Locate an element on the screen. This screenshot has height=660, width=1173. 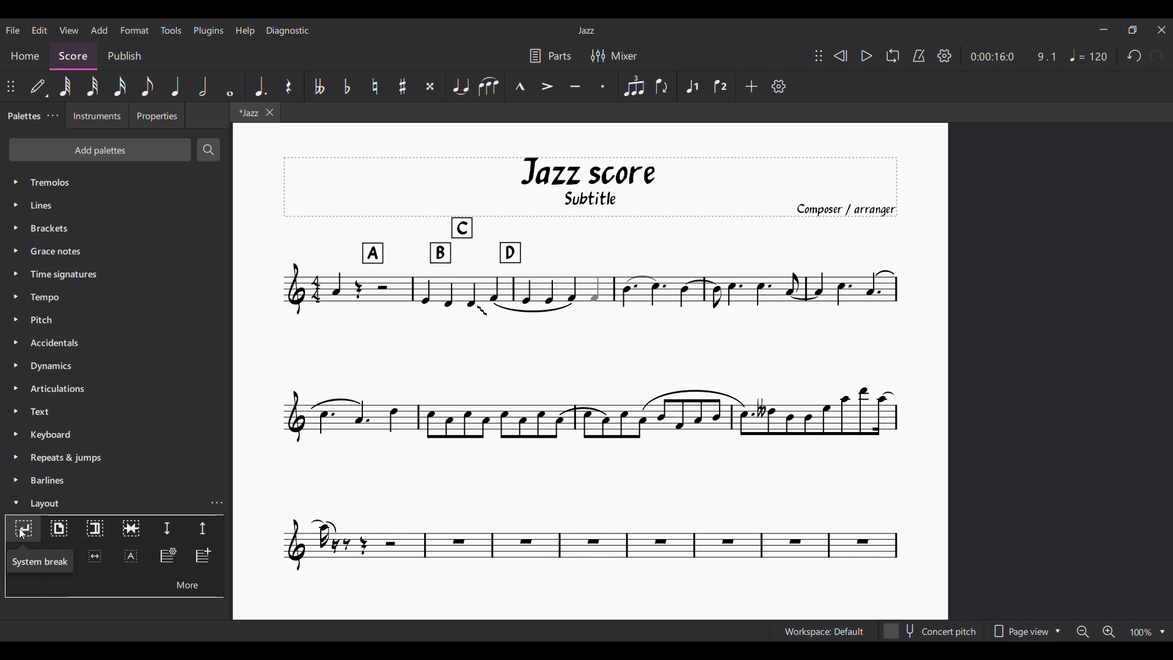
64th note is located at coordinates (67, 87).